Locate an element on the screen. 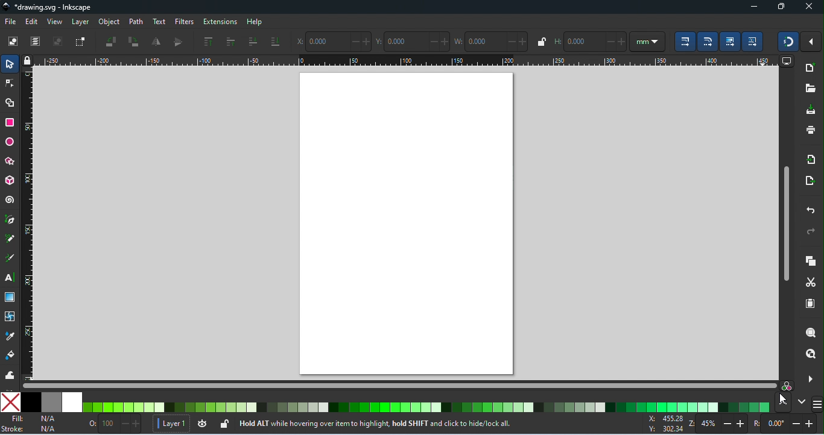  view is located at coordinates (55, 22).